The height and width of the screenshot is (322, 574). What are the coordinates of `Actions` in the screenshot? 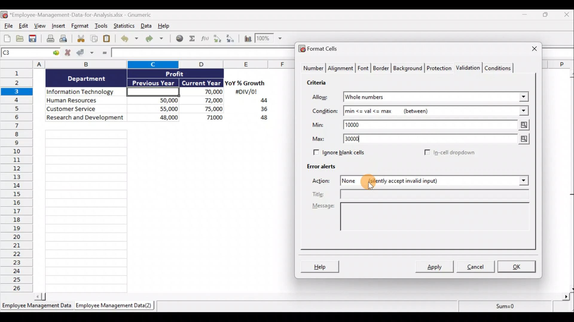 It's located at (324, 182).